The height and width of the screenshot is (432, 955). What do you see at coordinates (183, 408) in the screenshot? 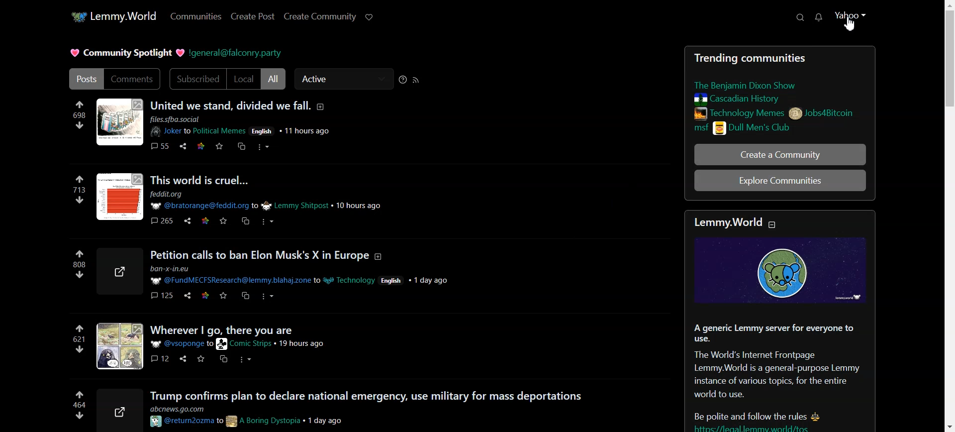
I see `webaddress` at bounding box center [183, 408].